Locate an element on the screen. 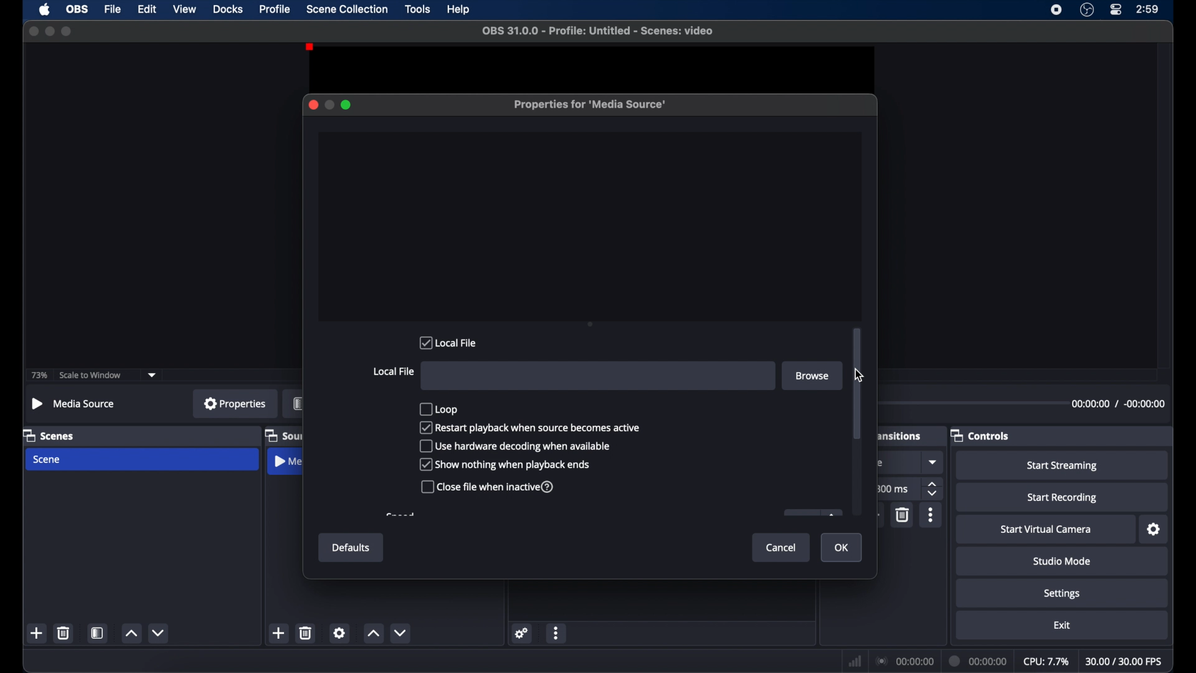 This screenshot has width=1196, height=673. delete is located at coordinates (306, 633).